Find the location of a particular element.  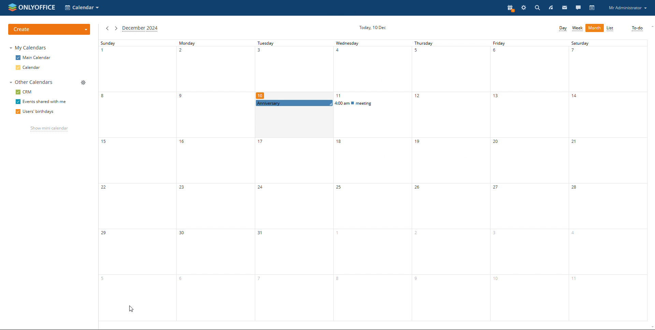

profile is located at coordinates (629, 8).